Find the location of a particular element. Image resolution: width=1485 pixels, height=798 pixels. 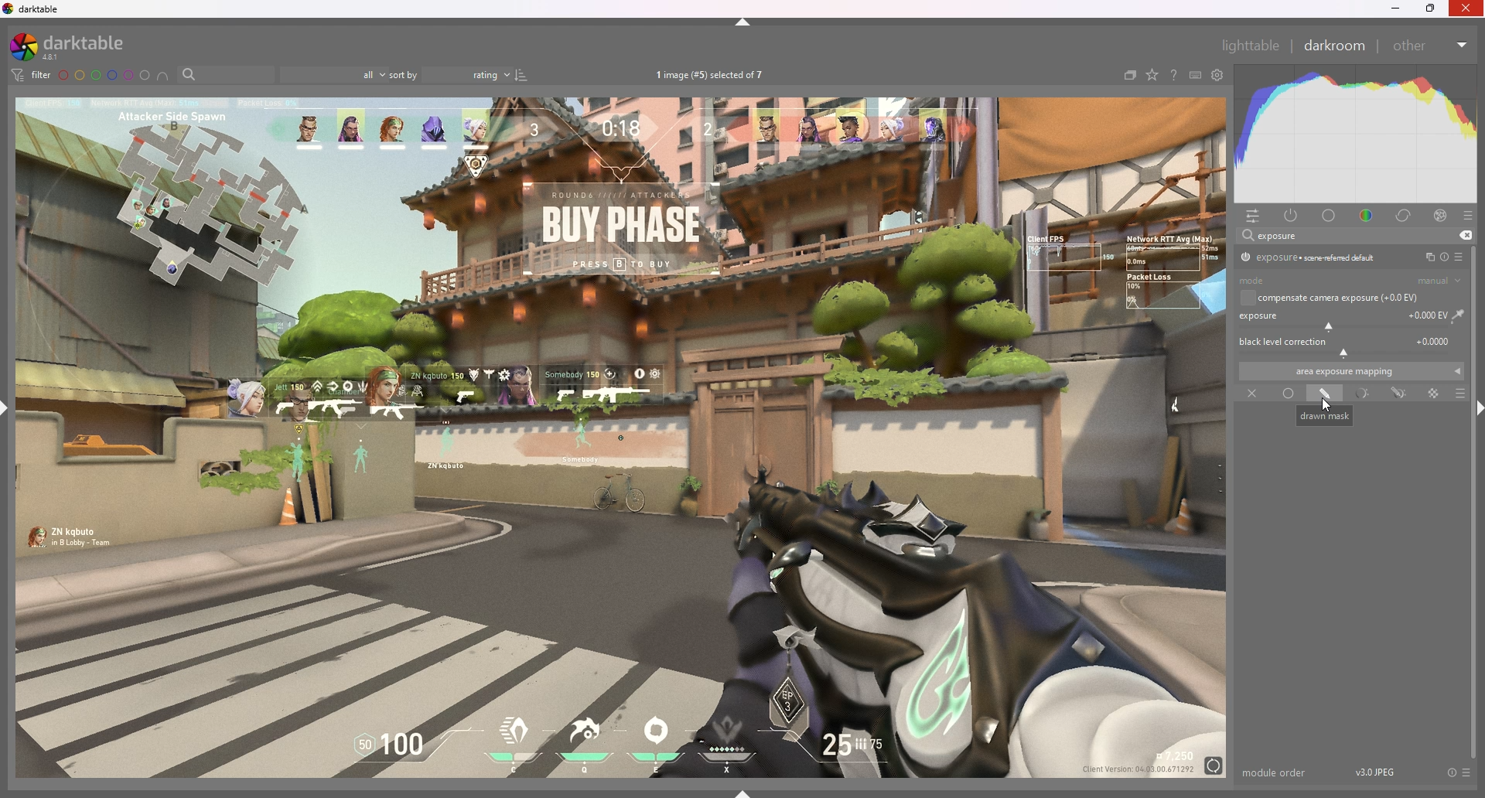

module order is located at coordinates (1275, 772).